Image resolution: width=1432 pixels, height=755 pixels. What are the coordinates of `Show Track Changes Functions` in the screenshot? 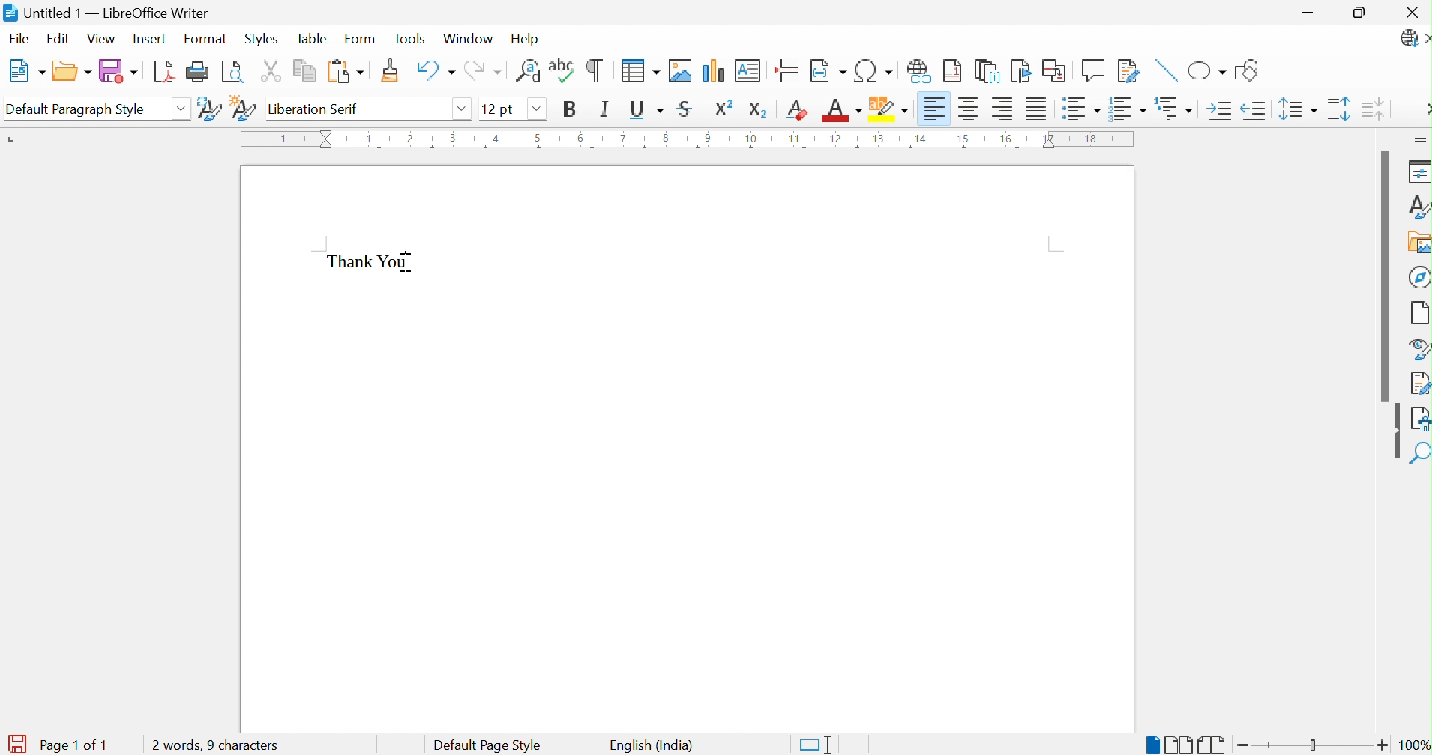 It's located at (1129, 70).